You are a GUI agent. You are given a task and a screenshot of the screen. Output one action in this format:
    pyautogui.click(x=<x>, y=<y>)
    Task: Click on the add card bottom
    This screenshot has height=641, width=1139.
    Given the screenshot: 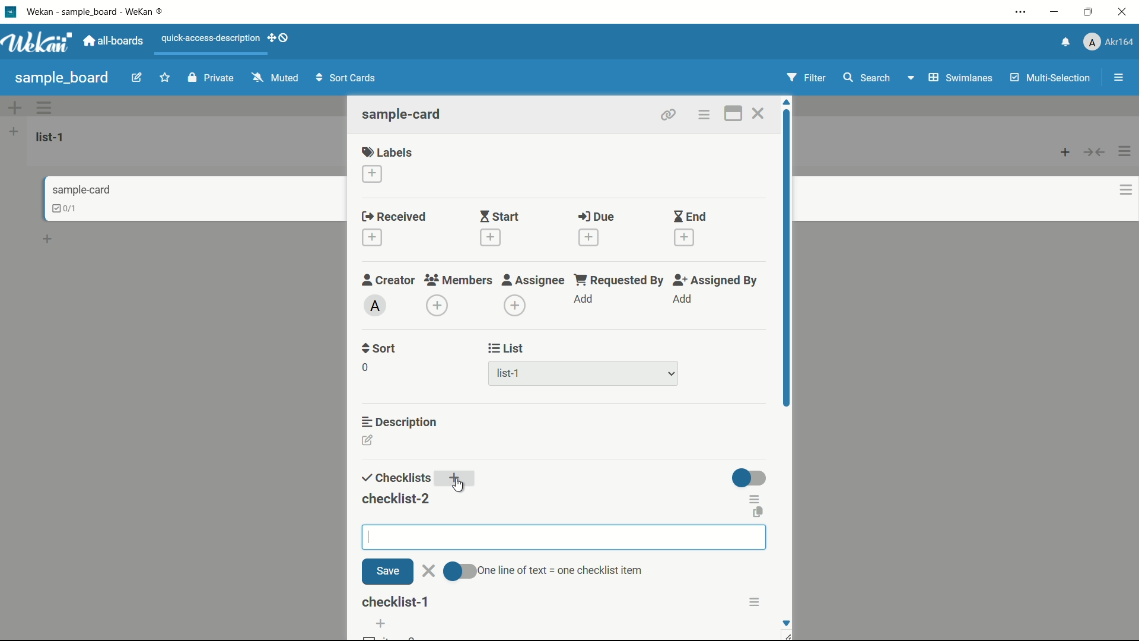 What is the action you would take?
    pyautogui.click(x=53, y=239)
    